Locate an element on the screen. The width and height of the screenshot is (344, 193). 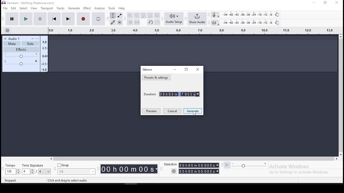
play is located at coordinates (26, 19).